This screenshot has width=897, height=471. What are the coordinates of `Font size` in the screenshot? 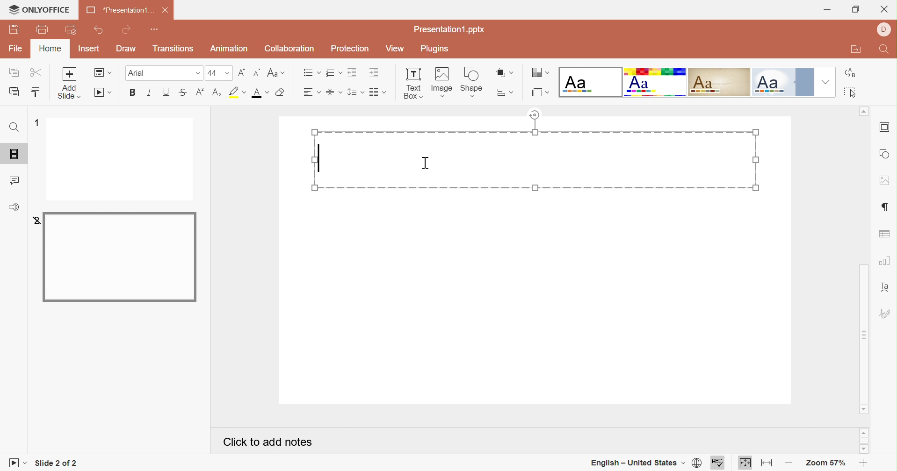 It's located at (218, 73).